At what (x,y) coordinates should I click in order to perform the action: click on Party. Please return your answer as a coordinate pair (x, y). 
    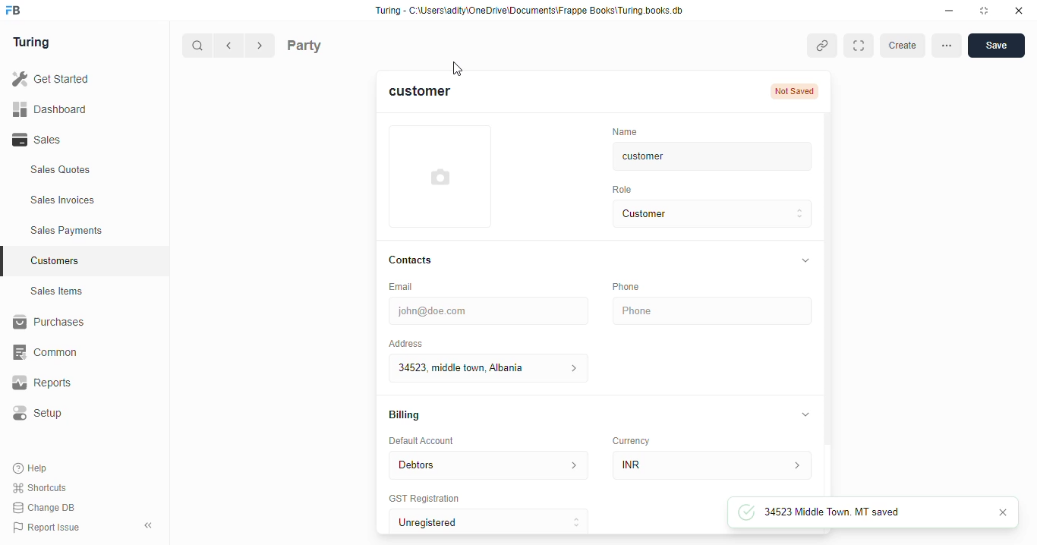
    Looking at the image, I should click on (336, 44).